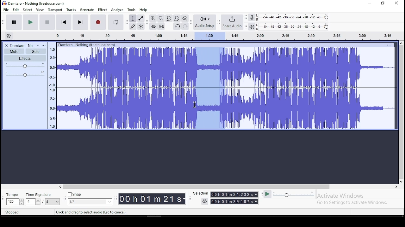 Image resolution: width=405 pixels, height=227 pixels. What do you see at coordinates (257, 201) in the screenshot?
I see `drop down` at bounding box center [257, 201].